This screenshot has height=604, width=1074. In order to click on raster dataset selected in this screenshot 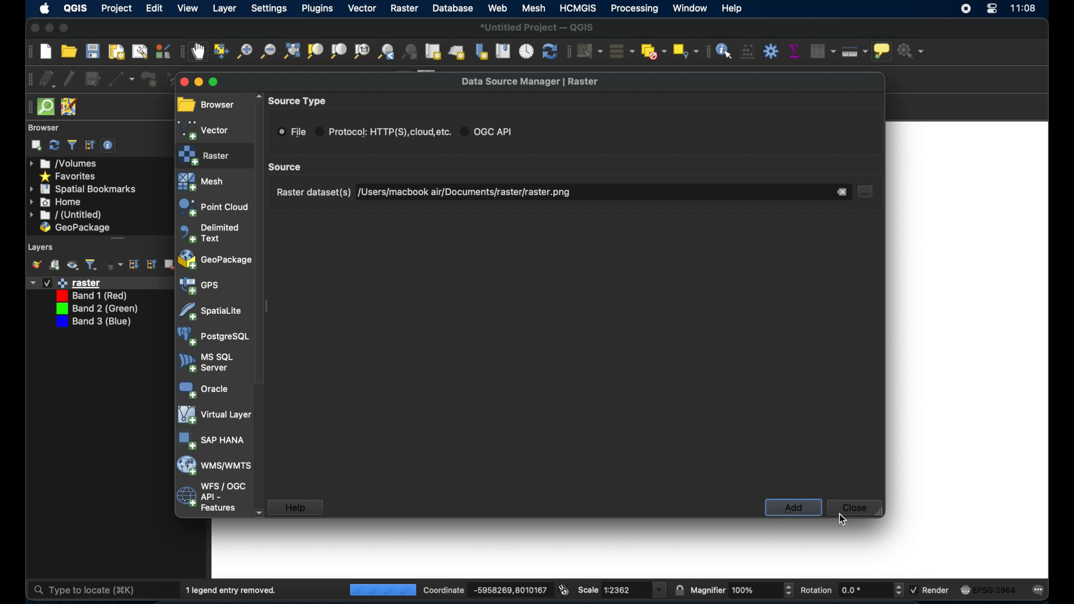, I will do `click(472, 192)`.